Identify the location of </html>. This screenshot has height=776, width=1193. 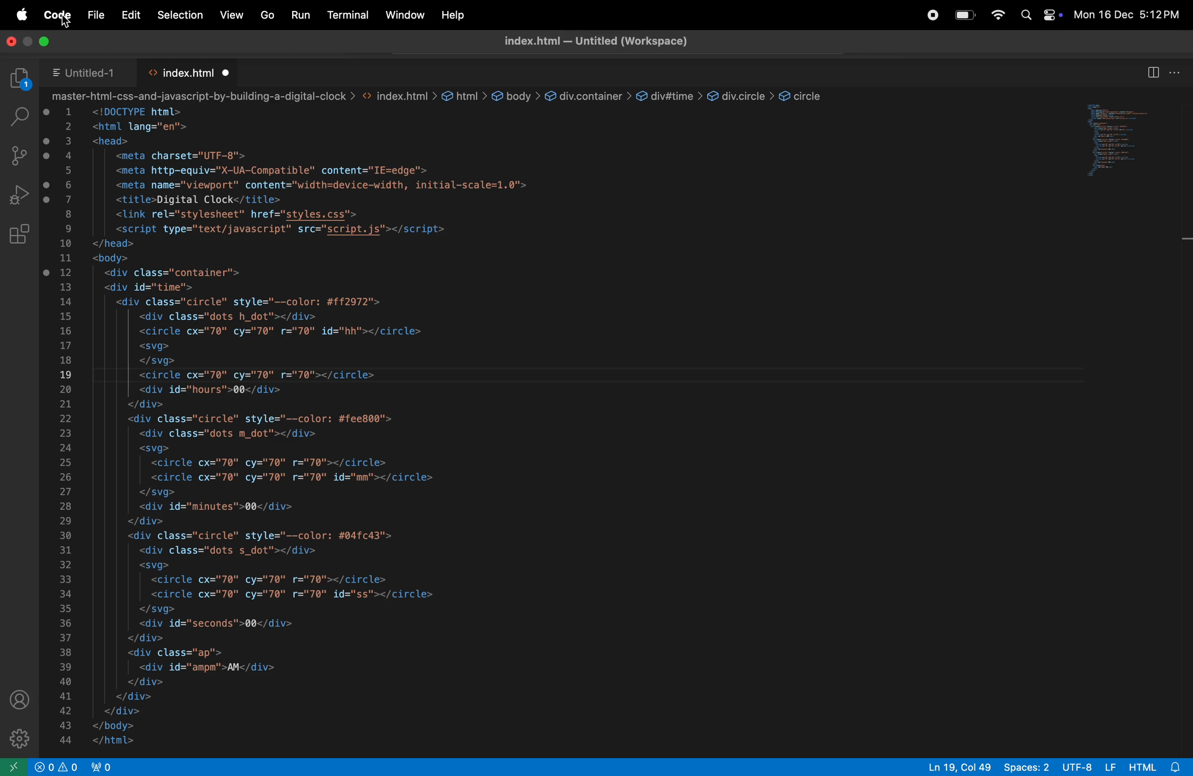
(119, 741).